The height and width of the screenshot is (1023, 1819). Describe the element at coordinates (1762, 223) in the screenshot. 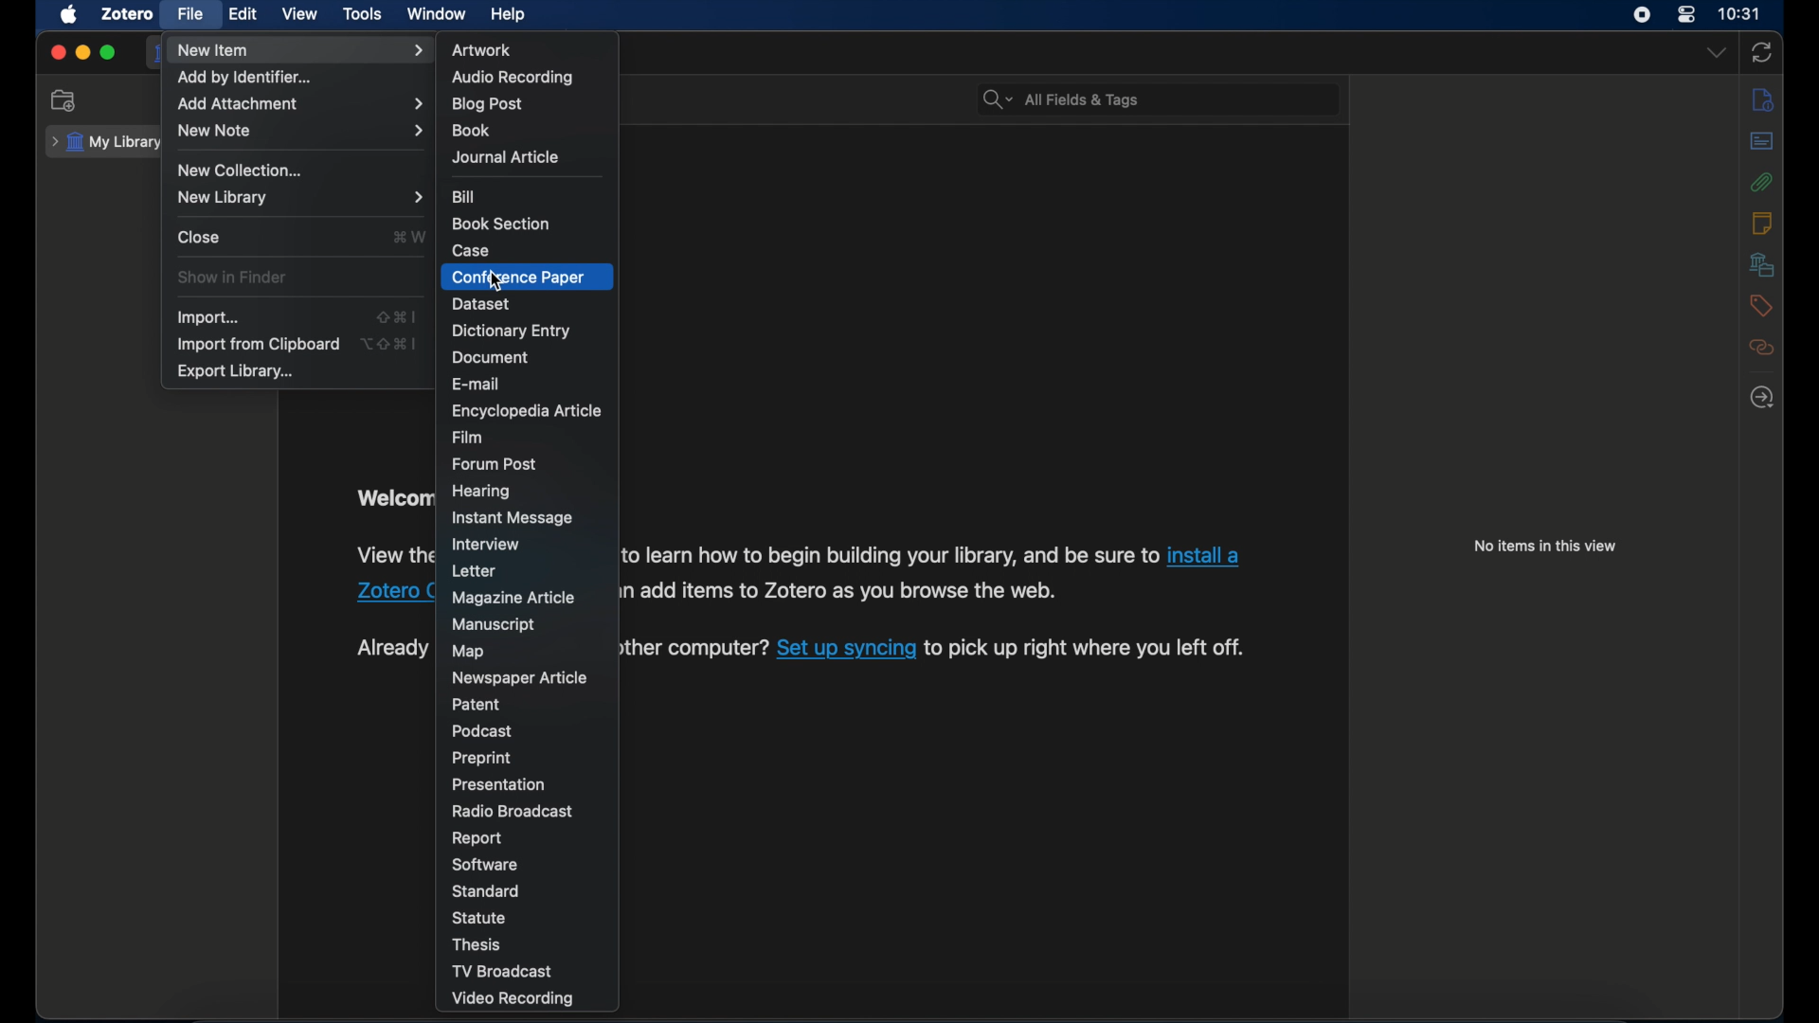

I see `notes` at that location.